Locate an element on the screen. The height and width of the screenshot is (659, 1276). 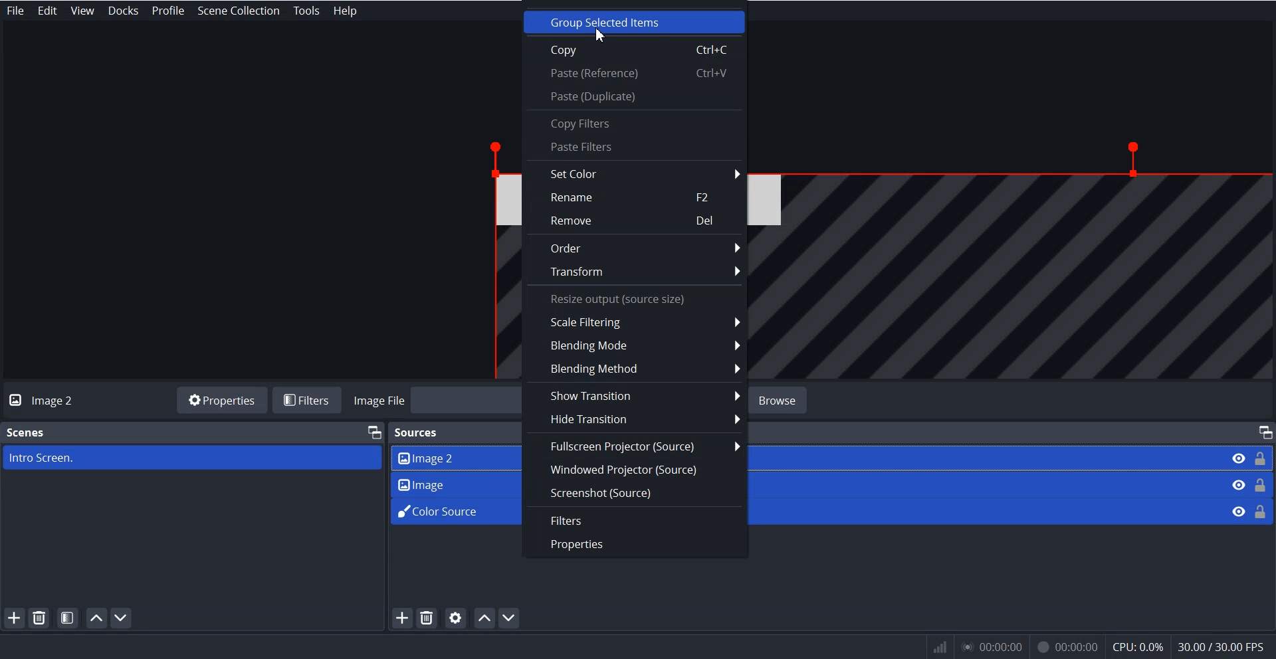
Screenshot is located at coordinates (635, 493).